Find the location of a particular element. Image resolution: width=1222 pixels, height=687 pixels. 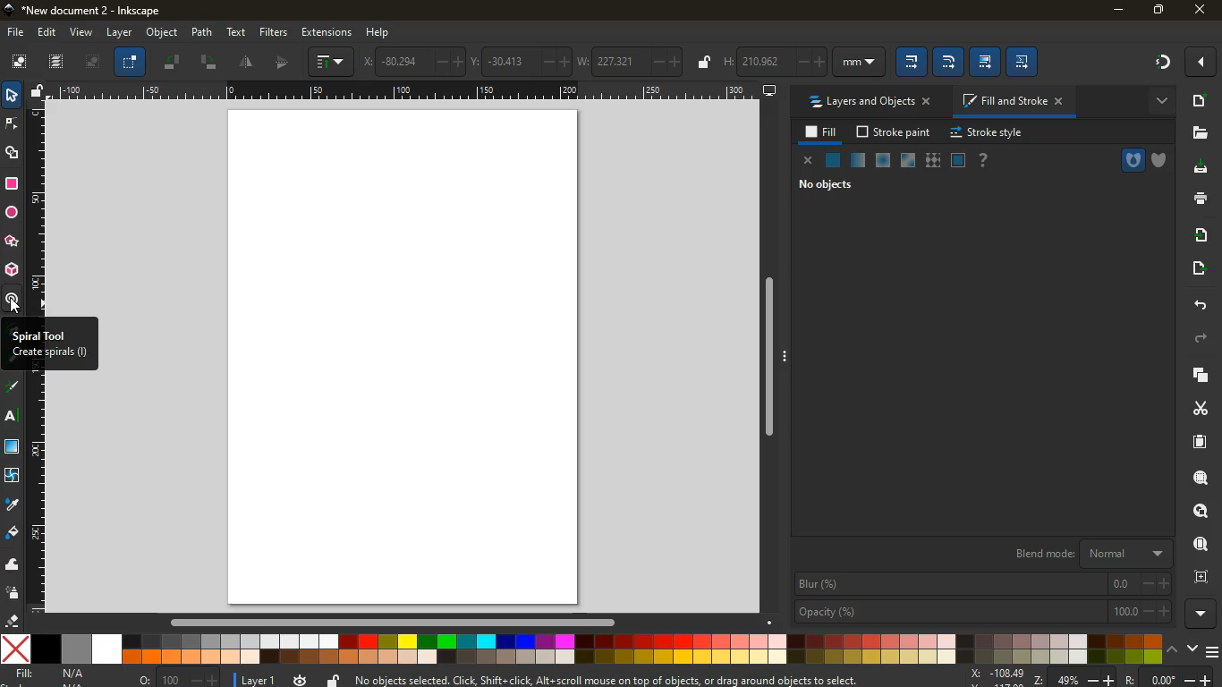

spiral is located at coordinates (12, 299).